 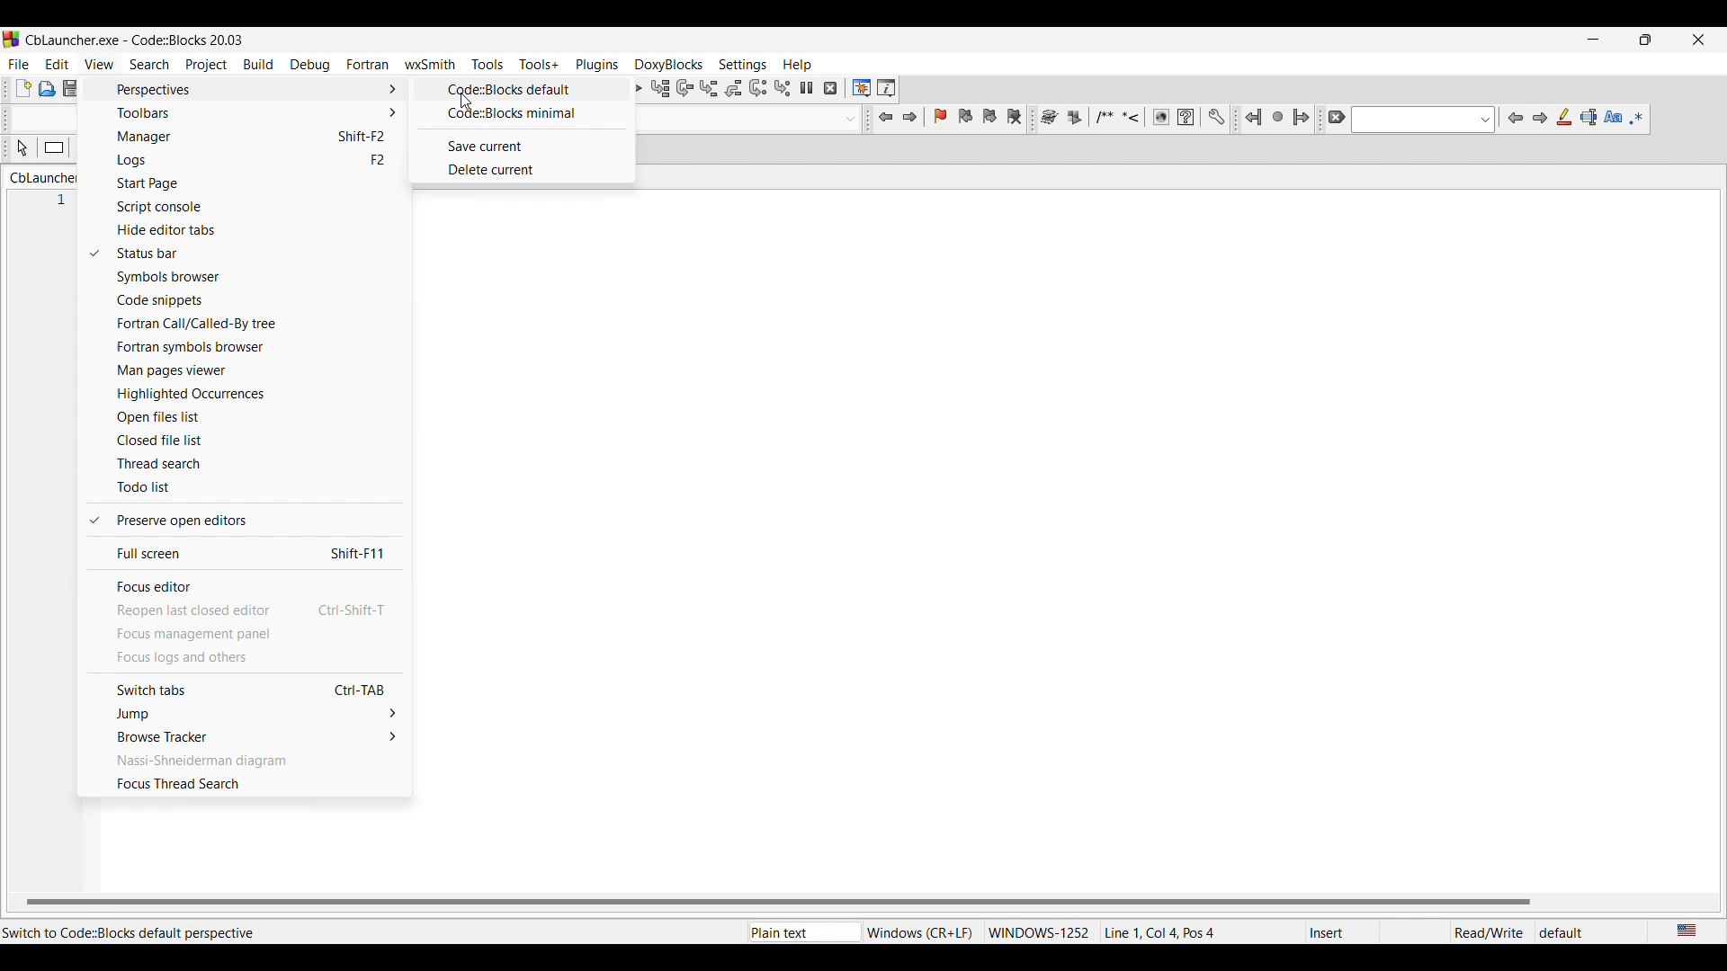 I want to click on Toolbar options, so click(x=255, y=112).